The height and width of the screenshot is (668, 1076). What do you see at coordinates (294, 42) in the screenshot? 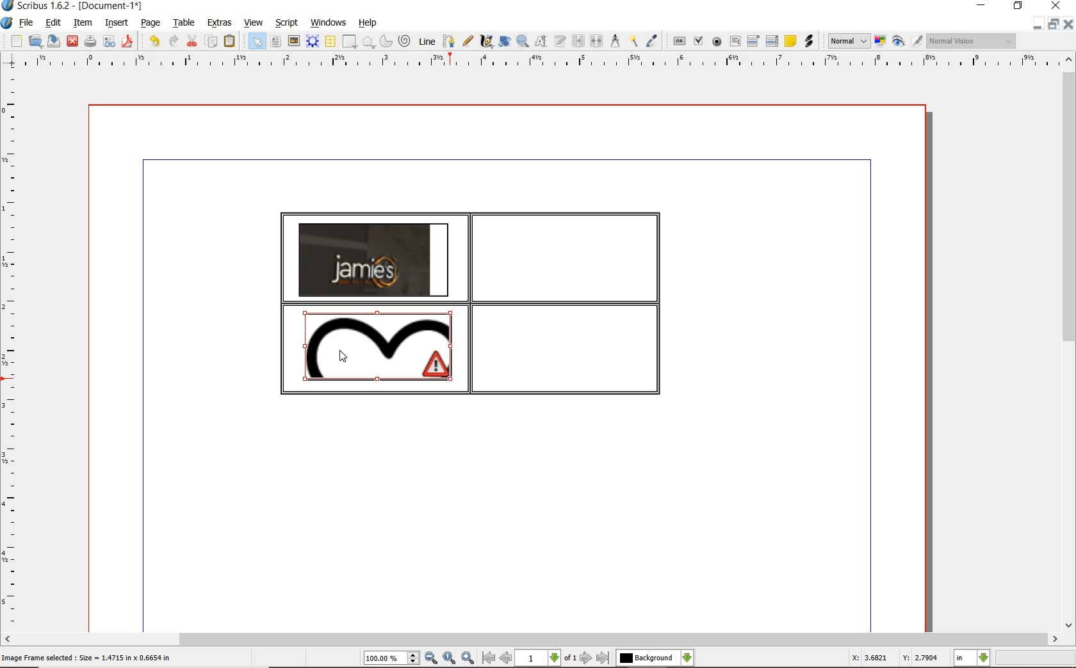
I see `image` at bounding box center [294, 42].